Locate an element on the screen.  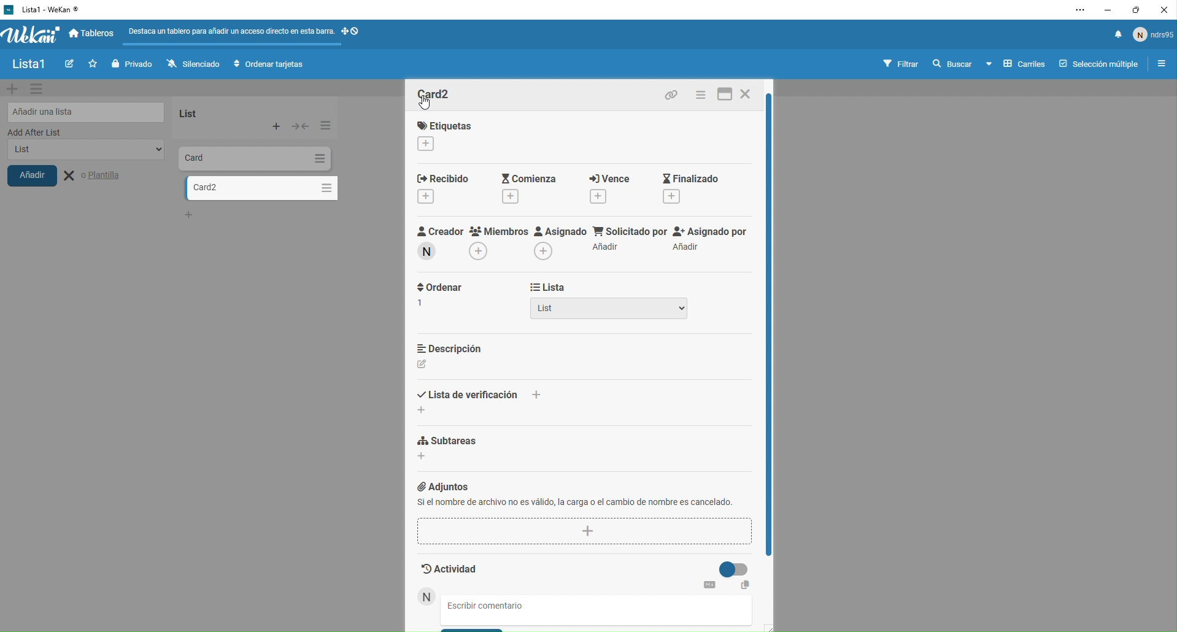
settings is located at coordinates (40, 90).